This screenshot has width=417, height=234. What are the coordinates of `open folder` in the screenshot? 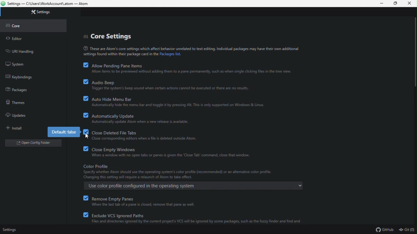 It's located at (30, 143).